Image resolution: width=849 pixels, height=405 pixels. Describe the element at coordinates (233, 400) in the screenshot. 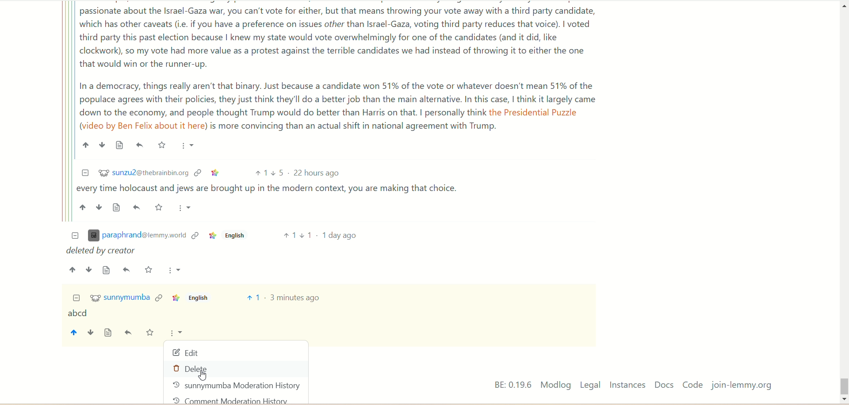

I see `comment moderation history` at that location.